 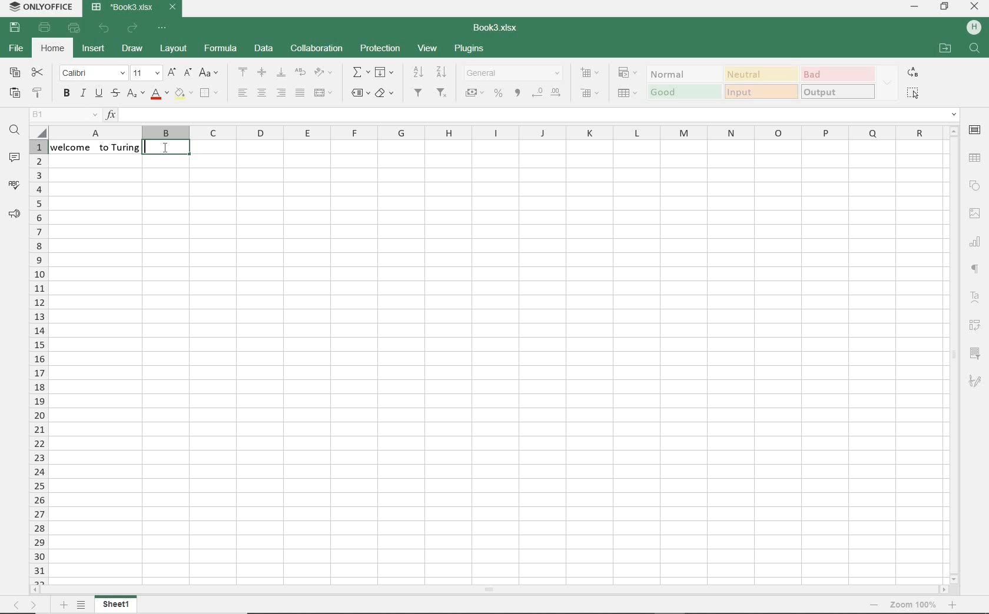 I want to click on EXPAND, so click(x=887, y=83).